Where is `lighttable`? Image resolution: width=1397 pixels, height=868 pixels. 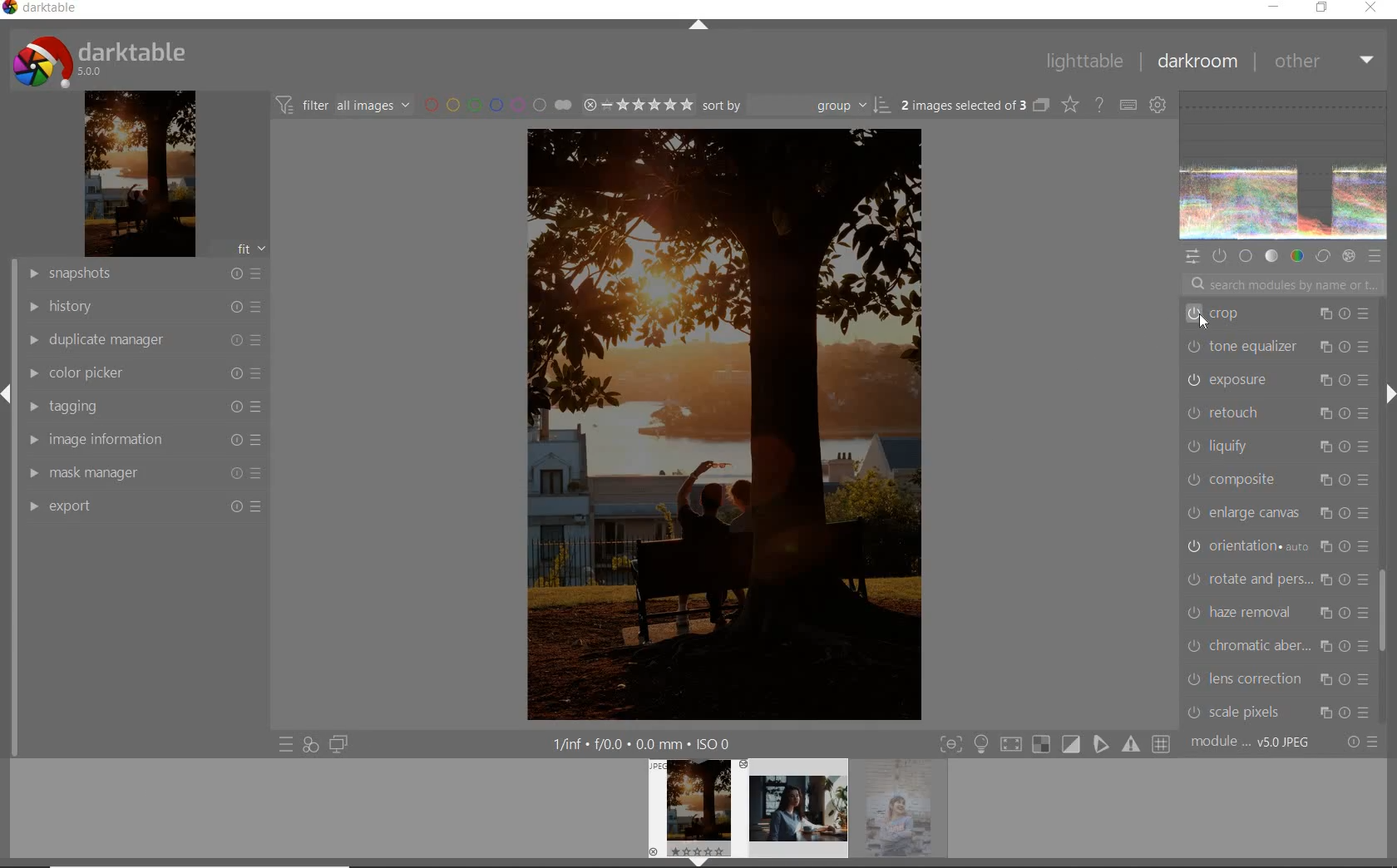 lighttable is located at coordinates (1085, 62).